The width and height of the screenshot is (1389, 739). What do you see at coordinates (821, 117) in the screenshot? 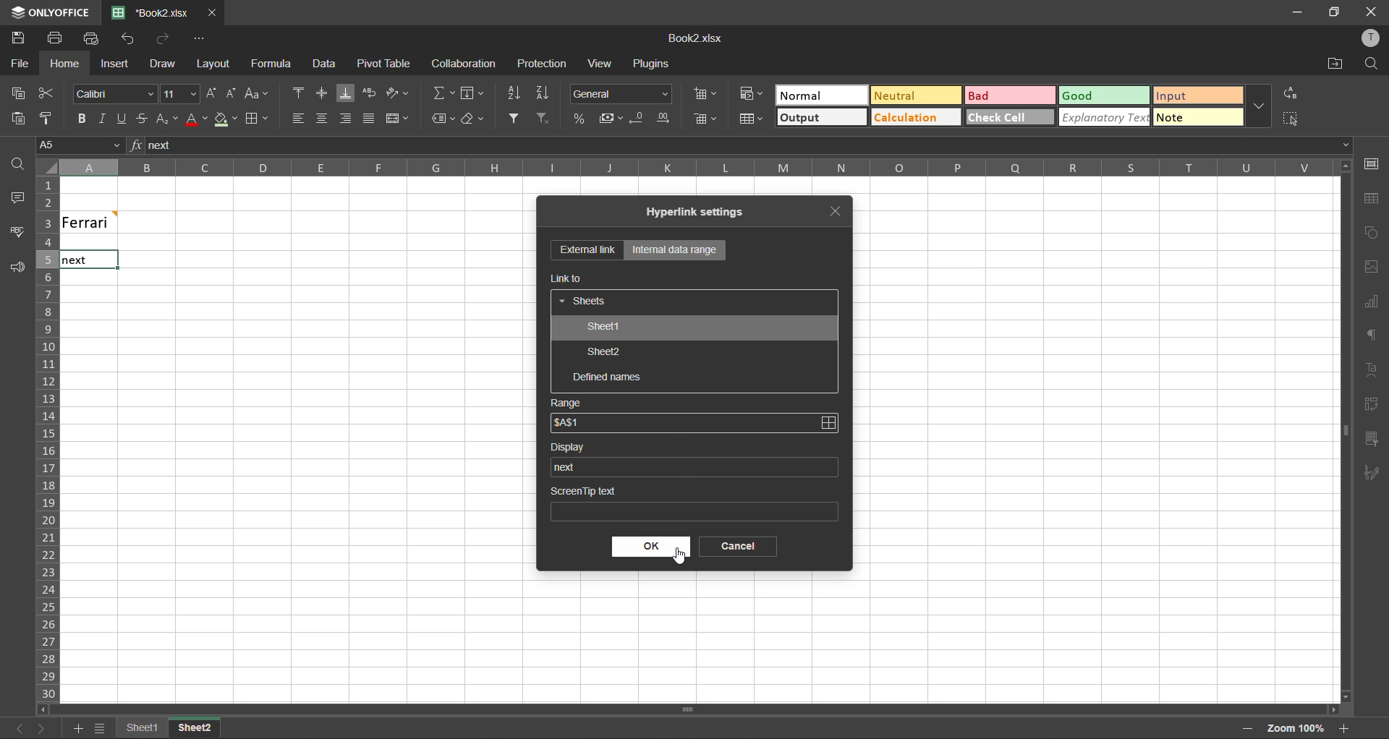
I see `output` at bounding box center [821, 117].